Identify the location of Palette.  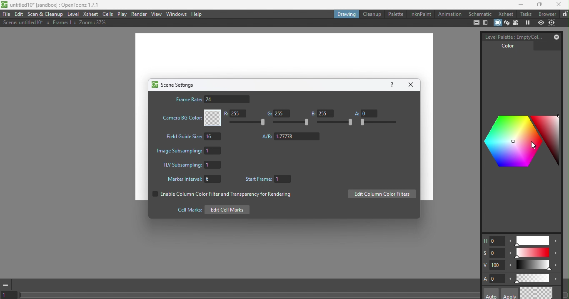
(395, 14).